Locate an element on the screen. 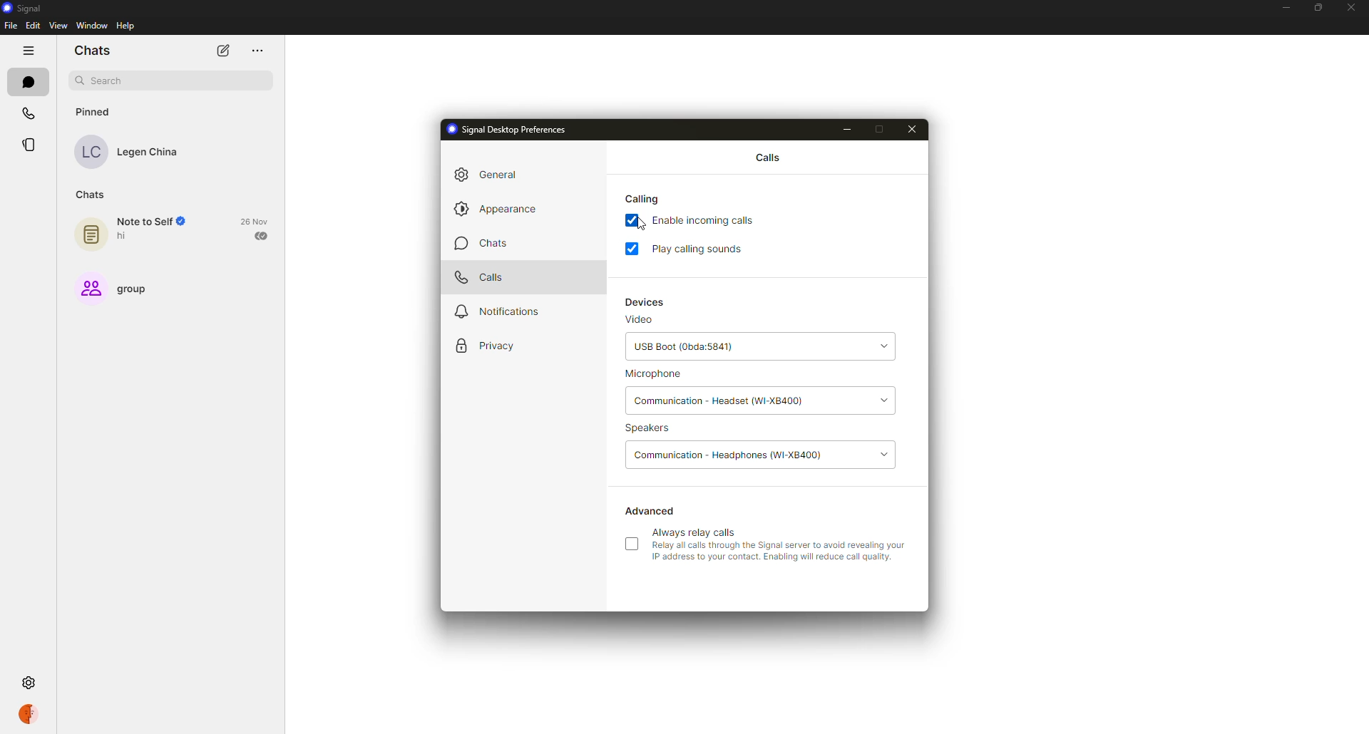 Image resolution: width=1369 pixels, height=734 pixels. window is located at coordinates (91, 26).